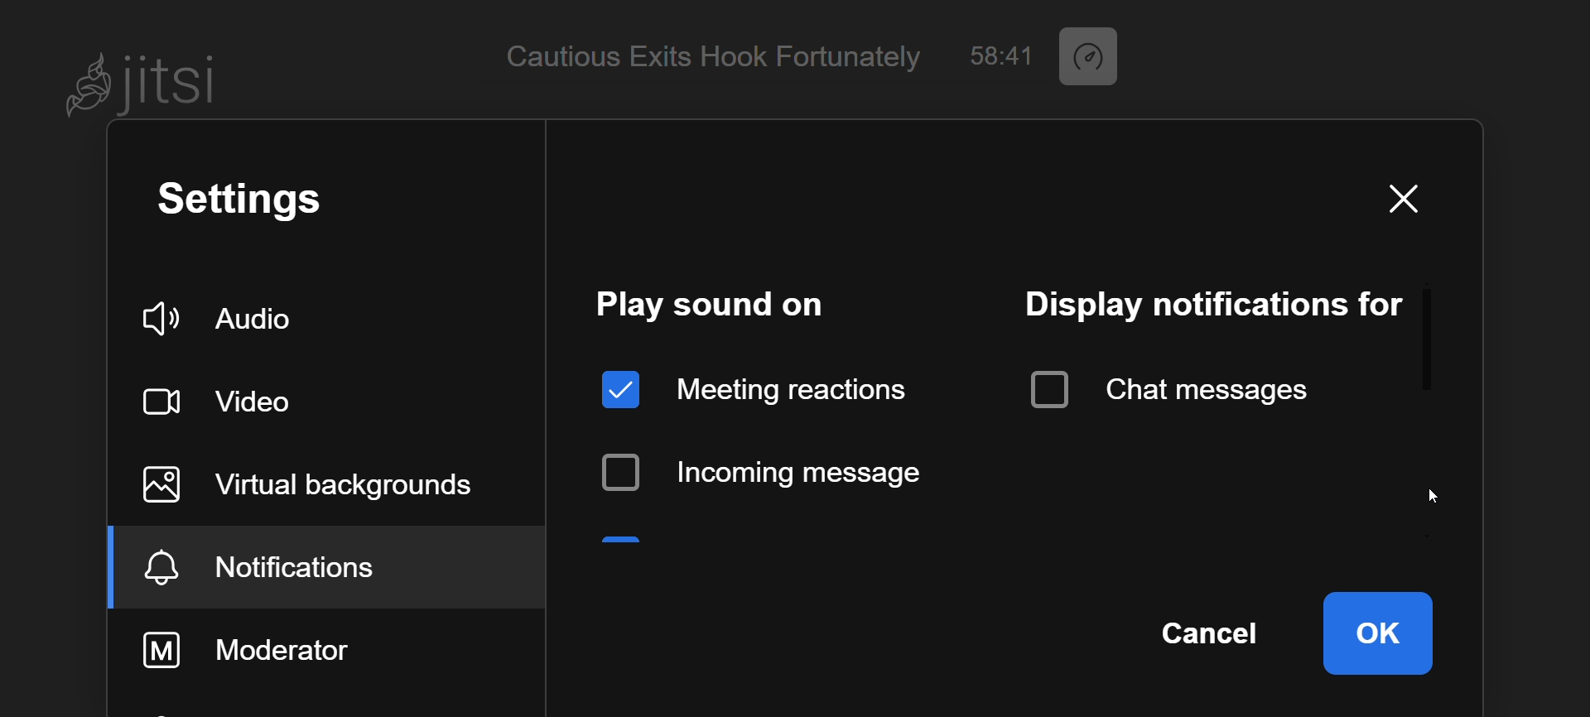 The width and height of the screenshot is (1590, 717). I want to click on cancel, so click(1208, 629).